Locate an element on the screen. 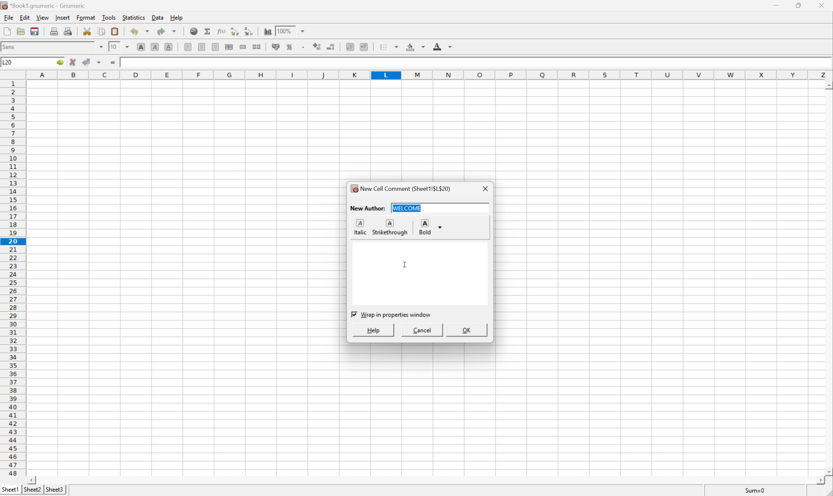  Restore Down is located at coordinates (797, 6).